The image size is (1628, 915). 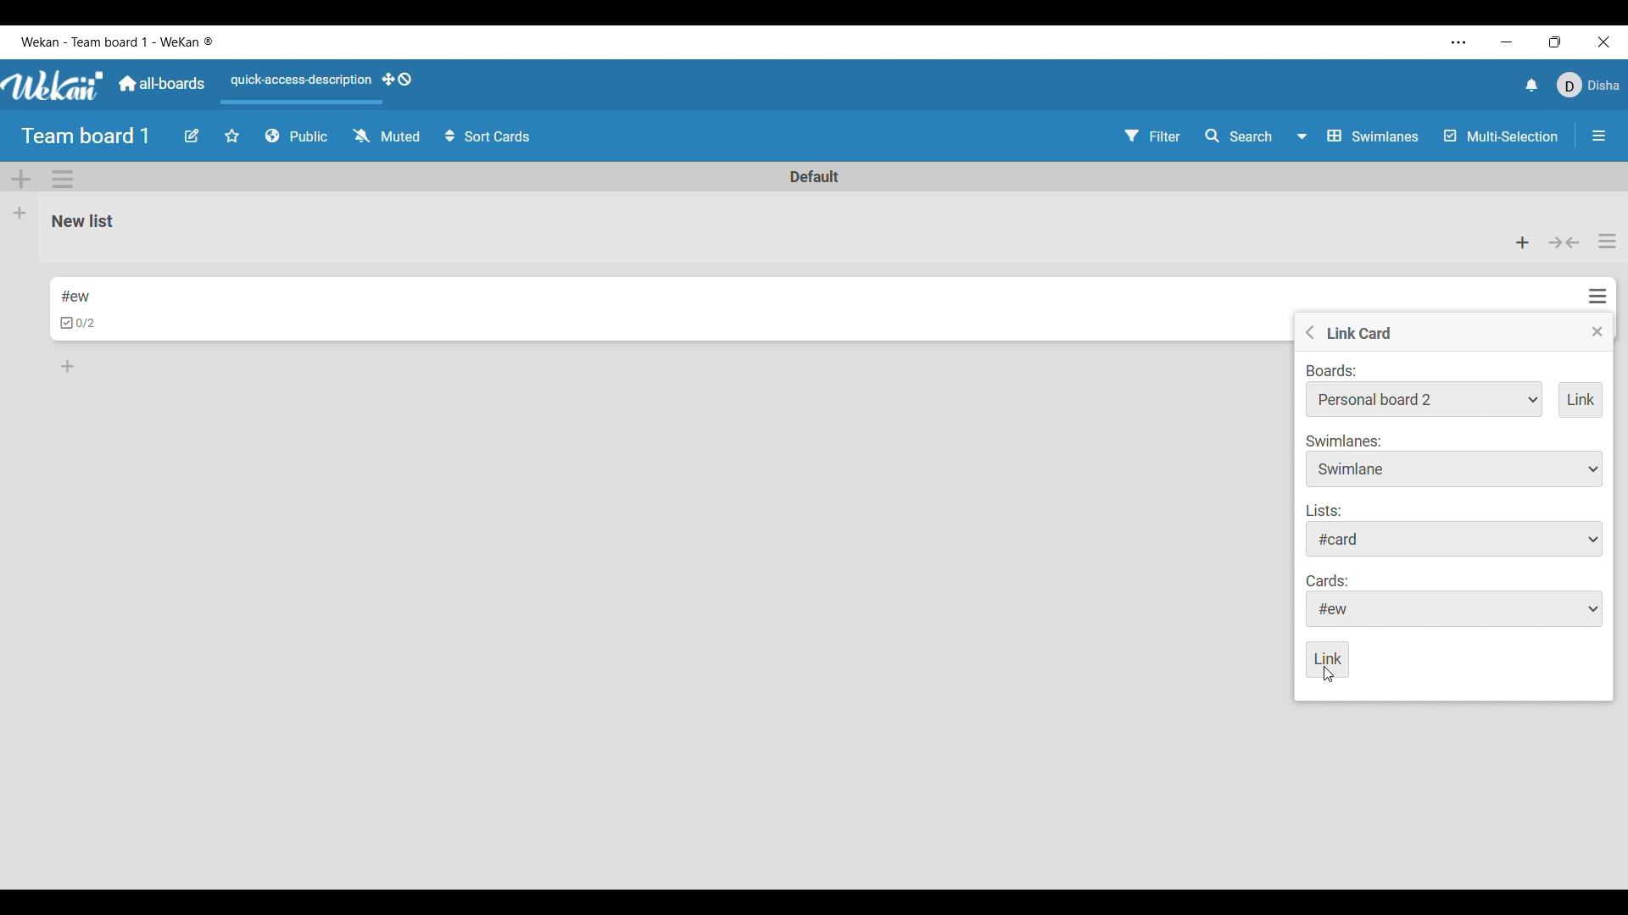 What do you see at coordinates (1239, 136) in the screenshot?
I see `Search` at bounding box center [1239, 136].